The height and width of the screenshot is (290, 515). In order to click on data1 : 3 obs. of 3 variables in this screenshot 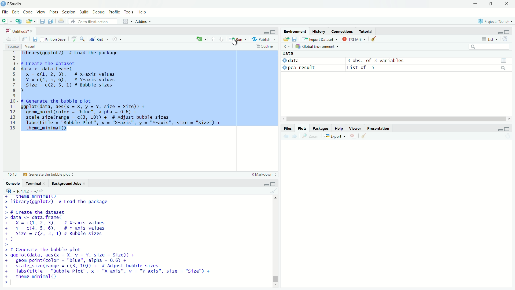, I will do `click(429, 61)`.